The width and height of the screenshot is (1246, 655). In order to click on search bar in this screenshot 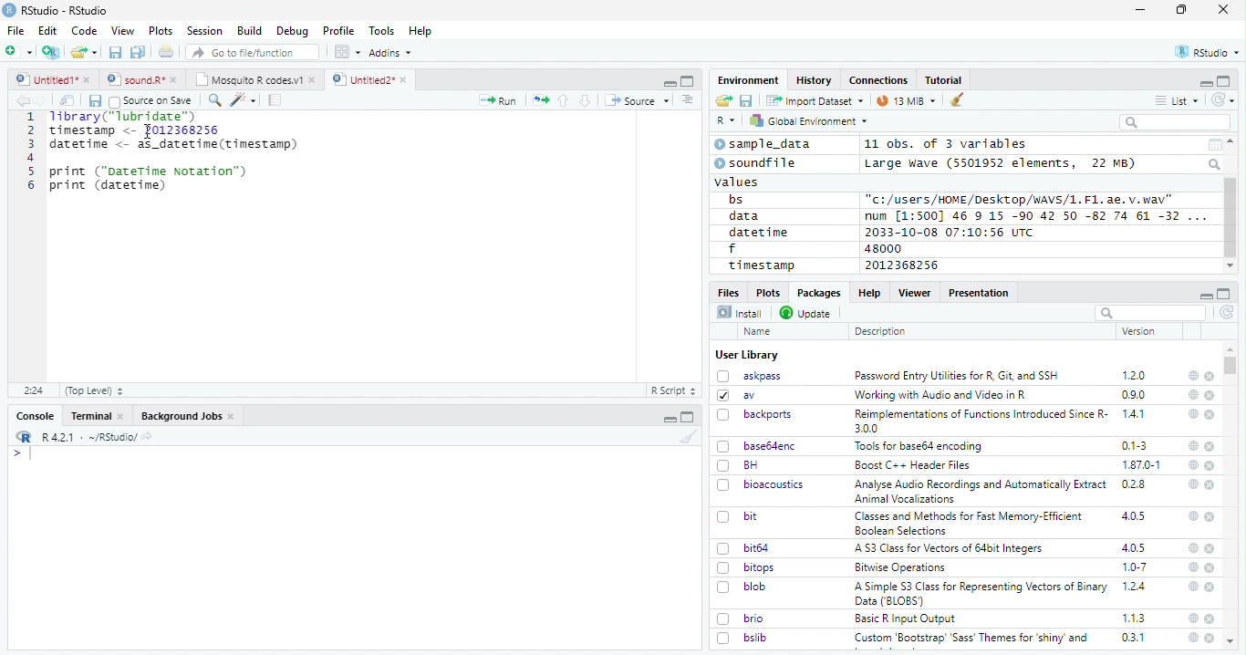, I will do `click(1148, 312)`.